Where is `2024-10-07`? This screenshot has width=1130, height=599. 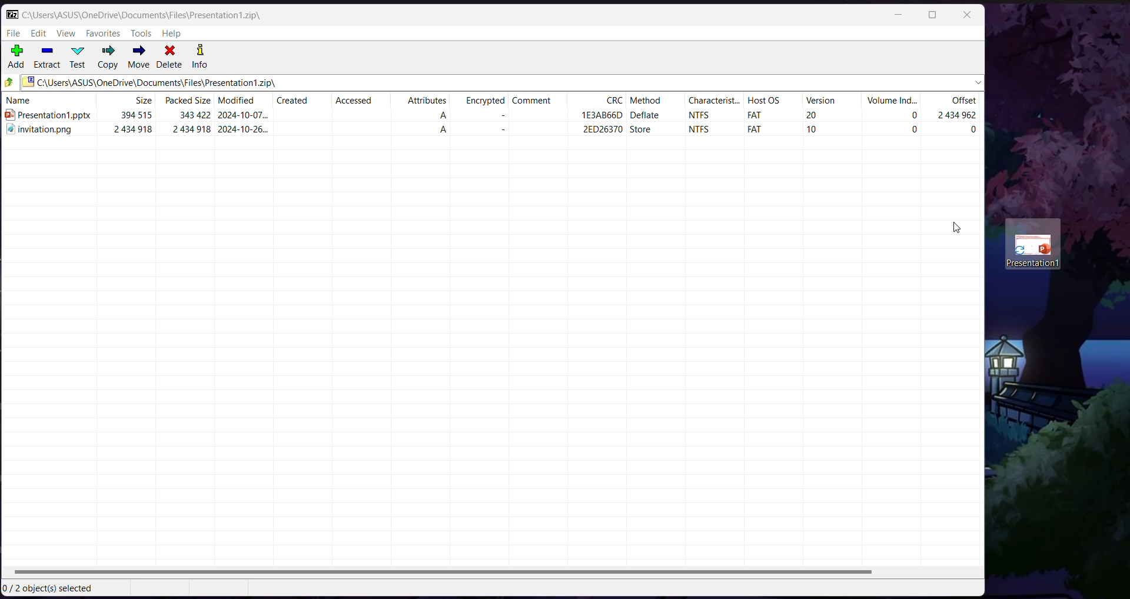
2024-10-07 is located at coordinates (243, 115).